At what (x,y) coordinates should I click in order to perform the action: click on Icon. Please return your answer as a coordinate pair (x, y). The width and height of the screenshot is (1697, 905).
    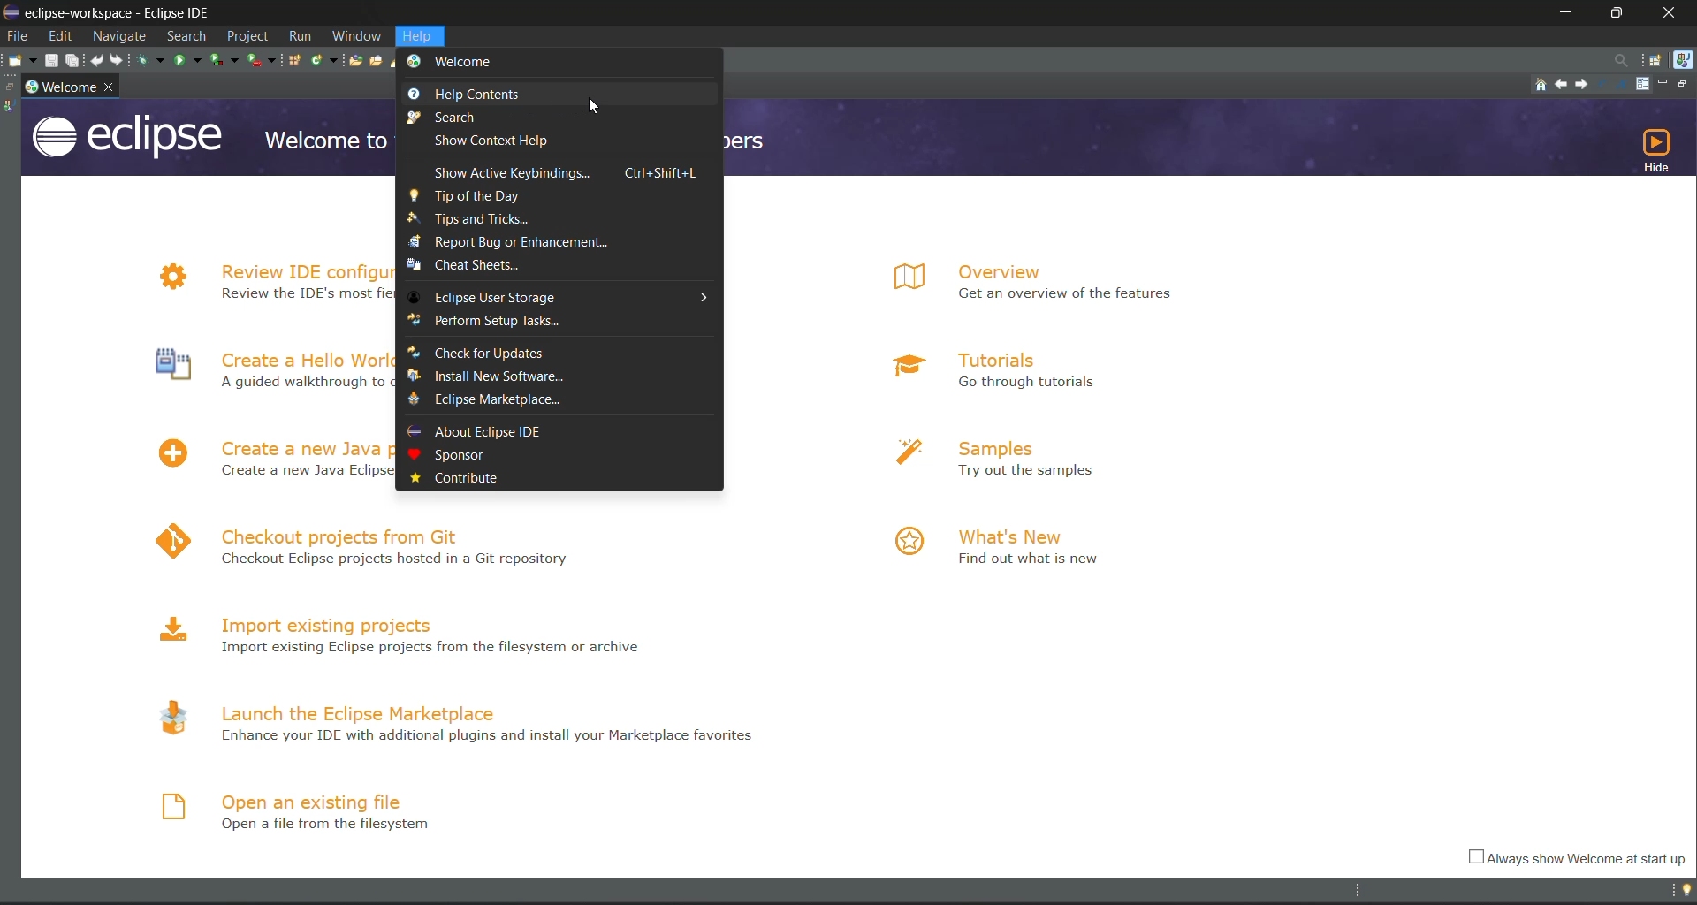
    Looking at the image, I should click on (174, 366).